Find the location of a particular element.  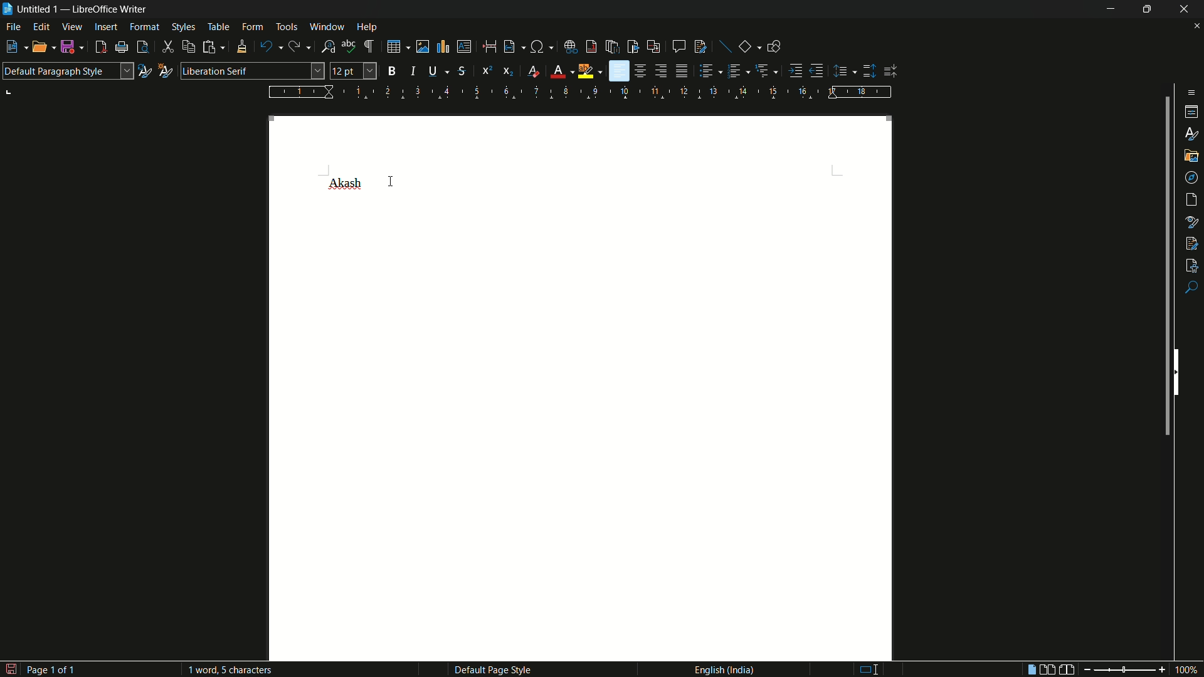

tools menu is located at coordinates (287, 26).